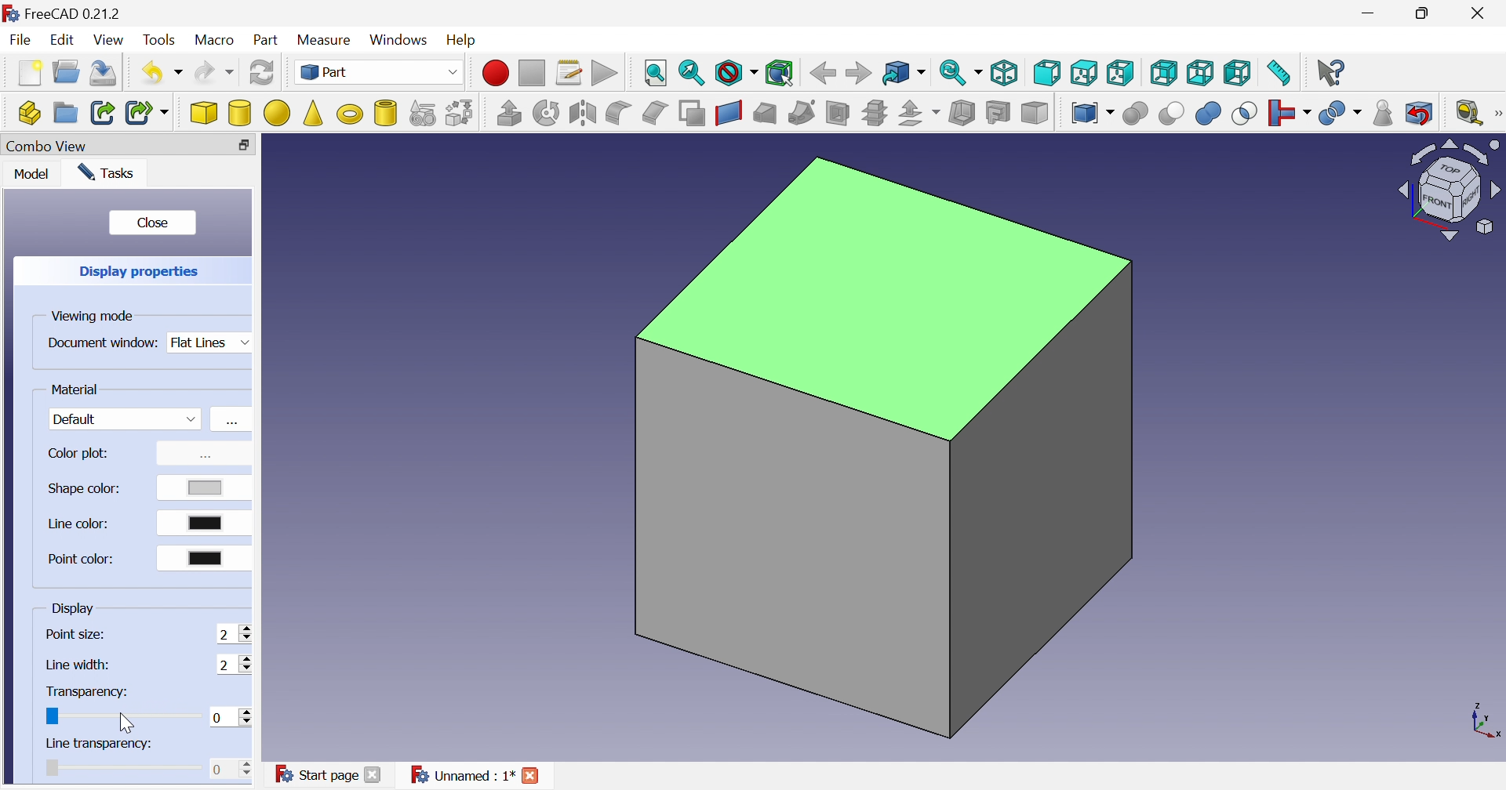 This screenshot has width=1506, height=790. Describe the element at coordinates (74, 608) in the screenshot. I see `Display` at that location.